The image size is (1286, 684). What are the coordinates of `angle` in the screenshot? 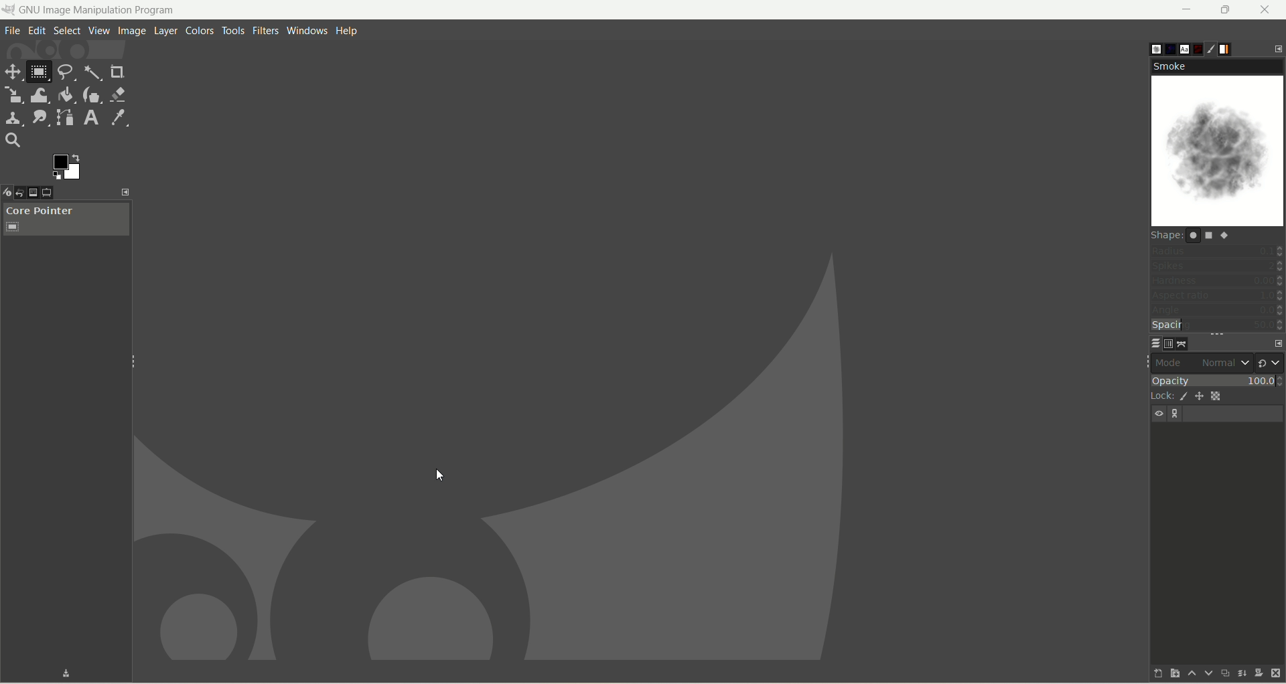 It's located at (1216, 311).